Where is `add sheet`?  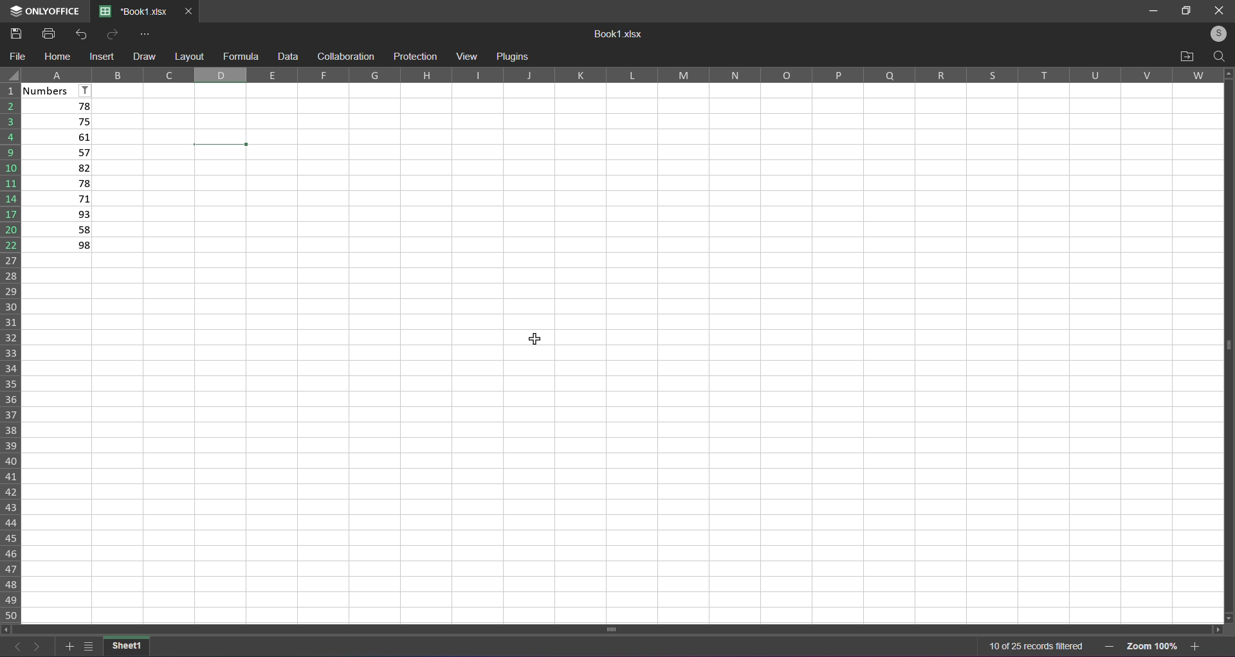
add sheet is located at coordinates (67, 644).